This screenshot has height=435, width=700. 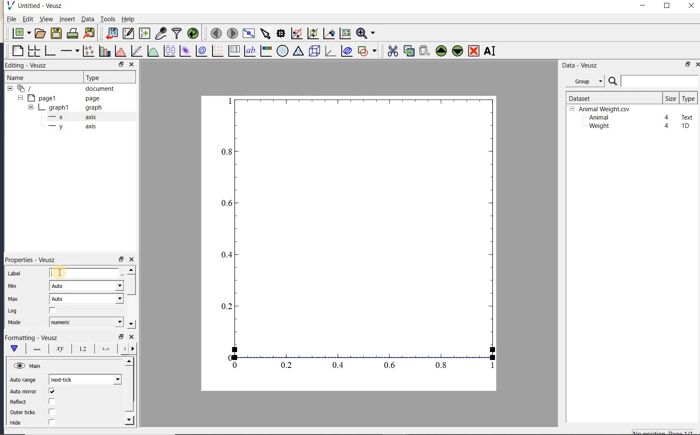 What do you see at coordinates (89, 51) in the screenshot?
I see `plot points with lines and errorbars` at bounding box center [89, 51].